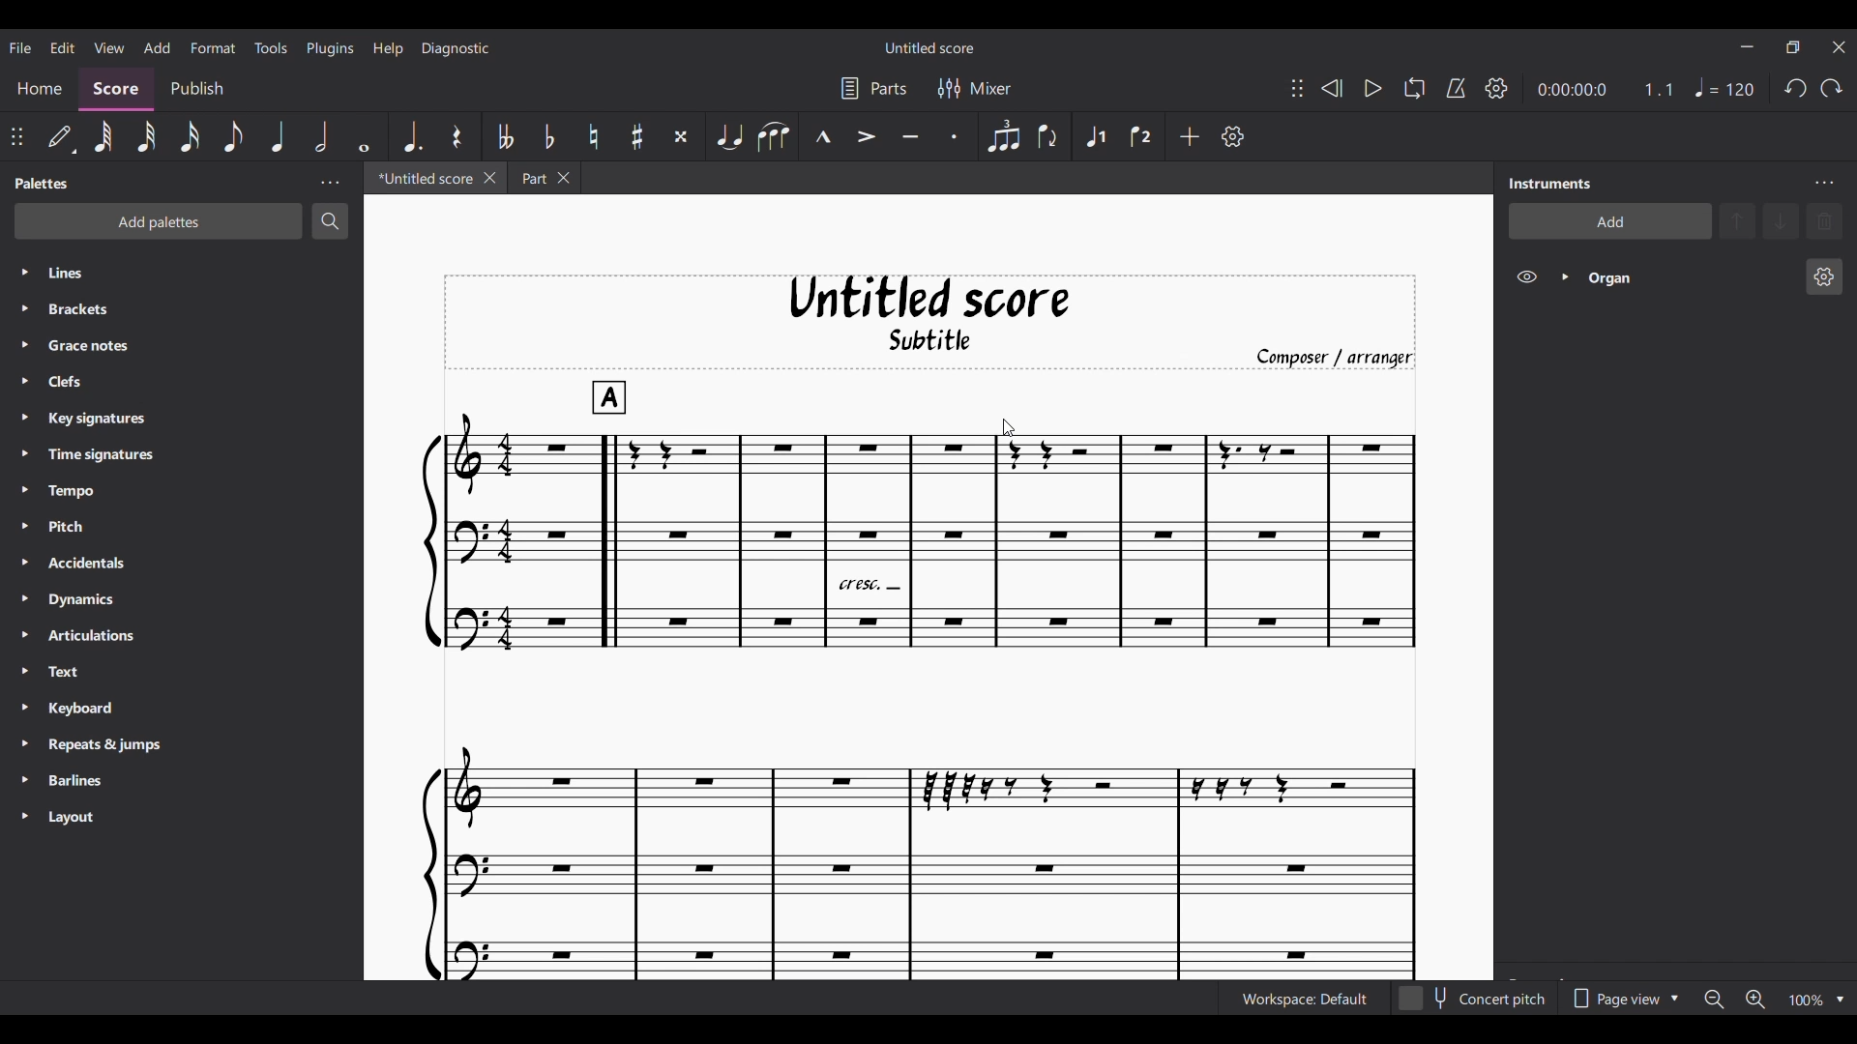 Image resolution: width=1857 pixels, height=1044 pixels. What do you see at coordinates (157, 46) in the screenshot?
I see `Add menu` at bounding box center [157, 46].